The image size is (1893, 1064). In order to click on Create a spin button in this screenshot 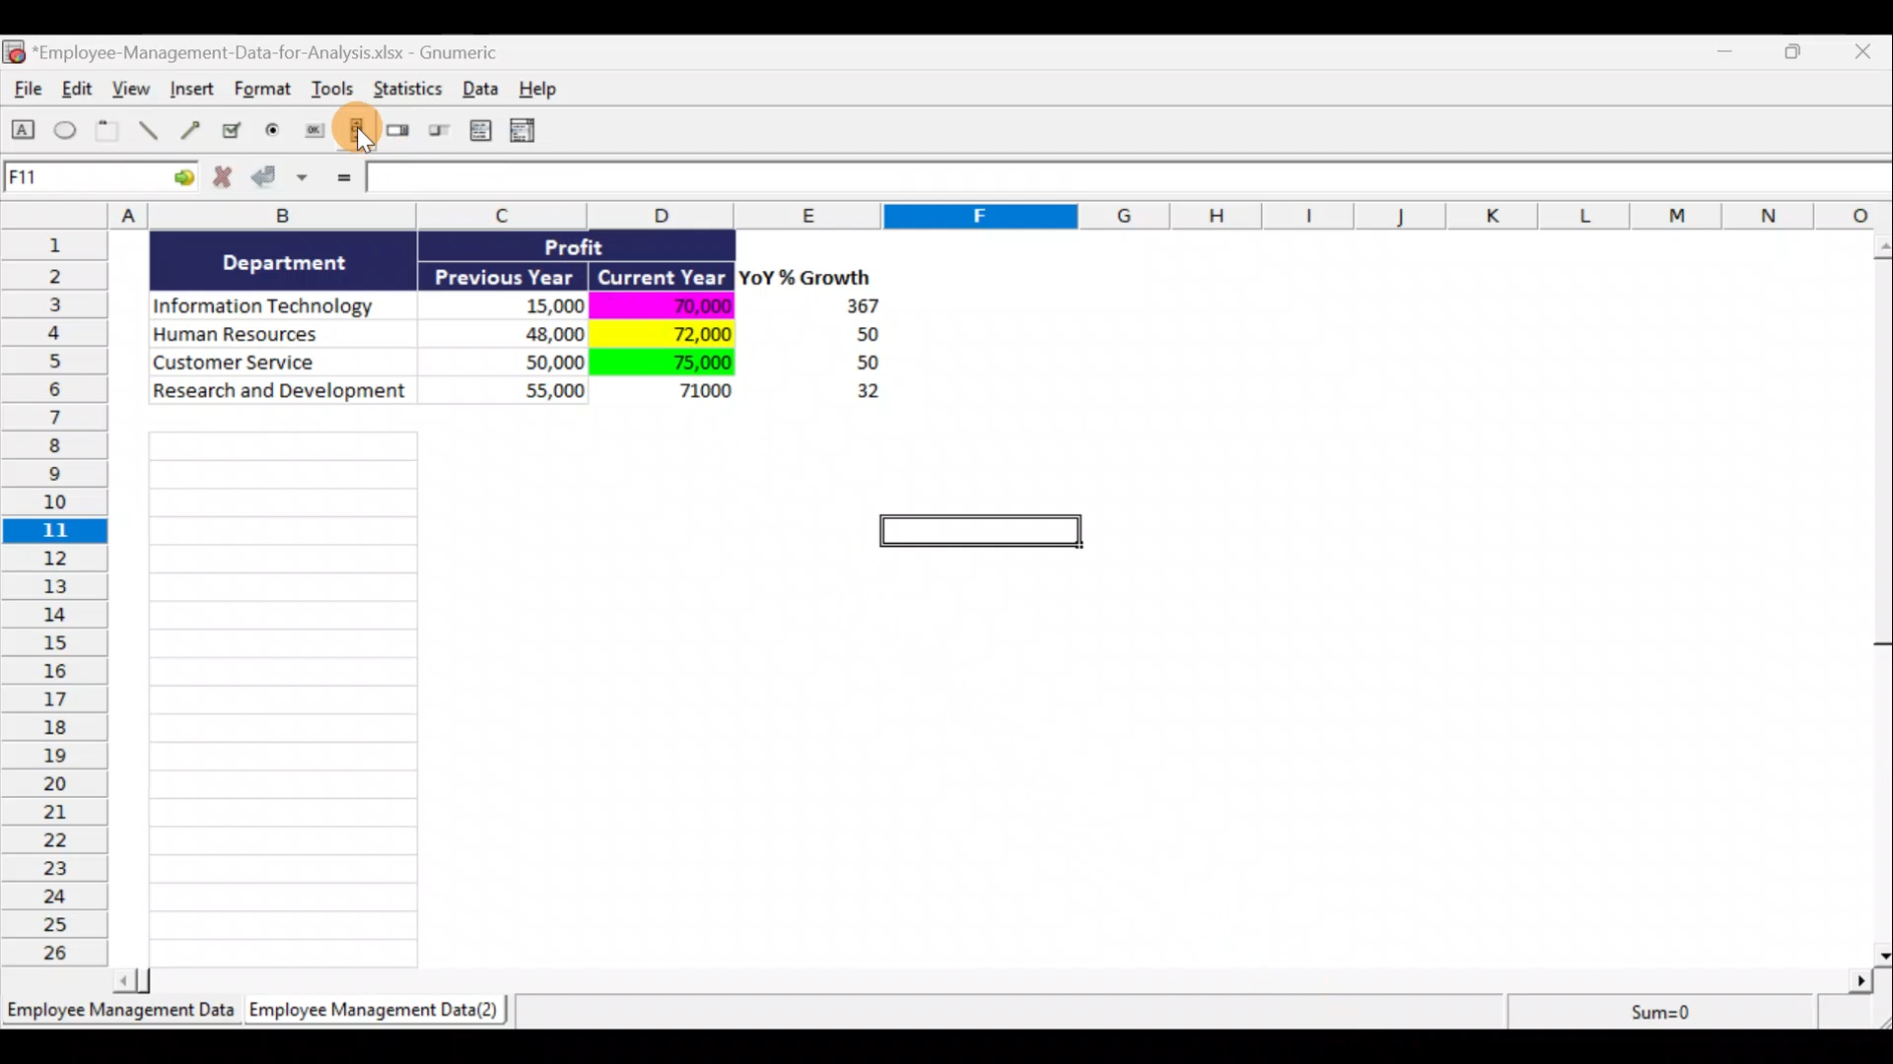, I will do `click(399, 132)`.